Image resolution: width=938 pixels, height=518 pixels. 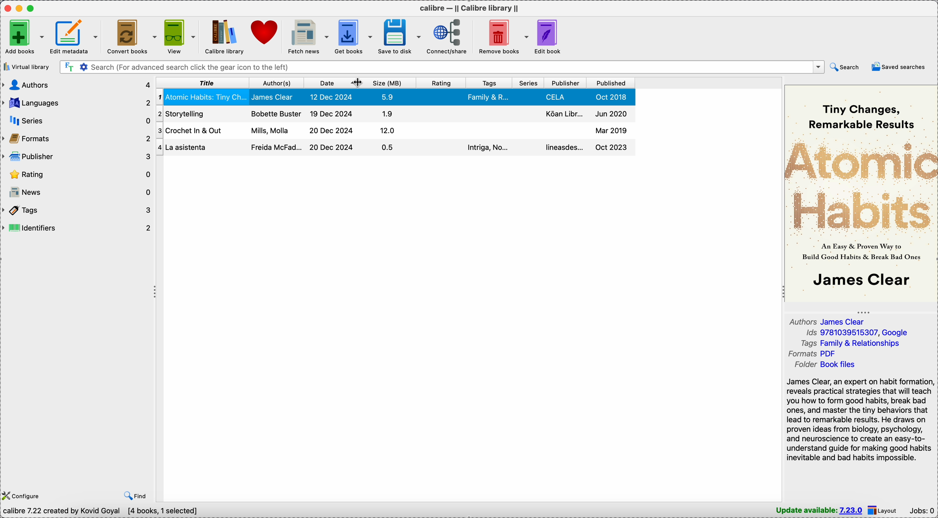 I want to click on search, so click(x=844, y=68).